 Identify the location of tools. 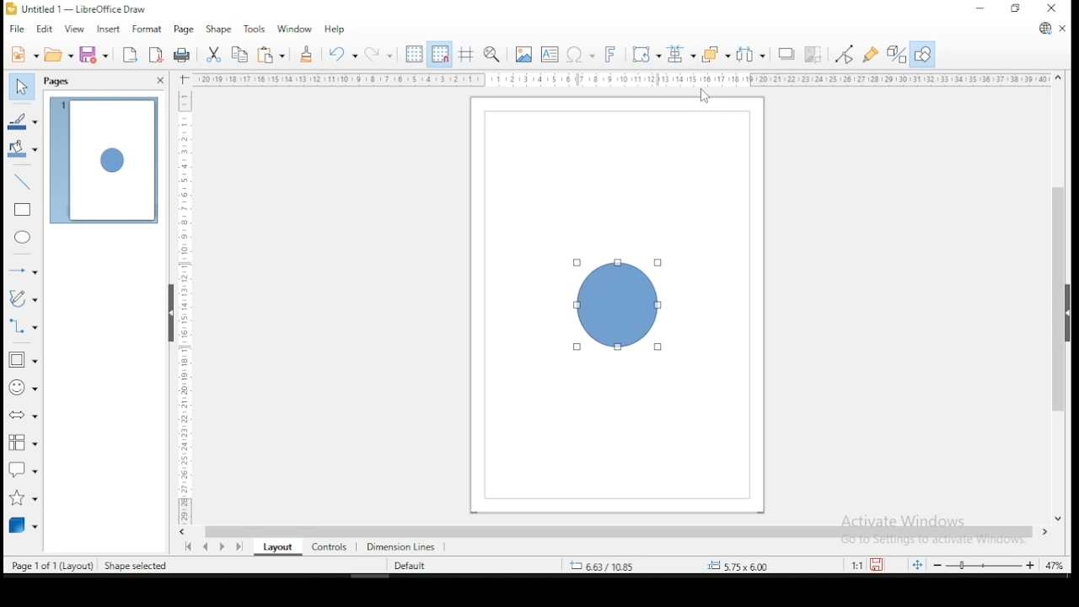
(255, 28).